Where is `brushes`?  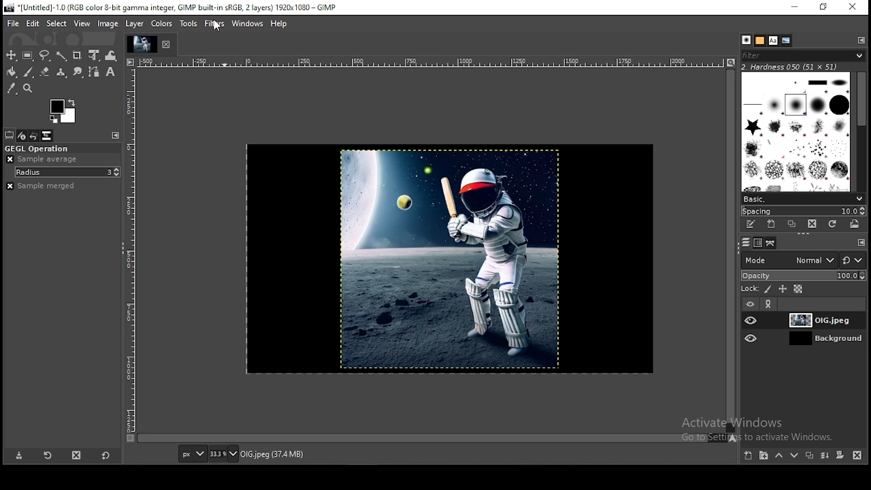
brushes is located at coordinates (795, 132).